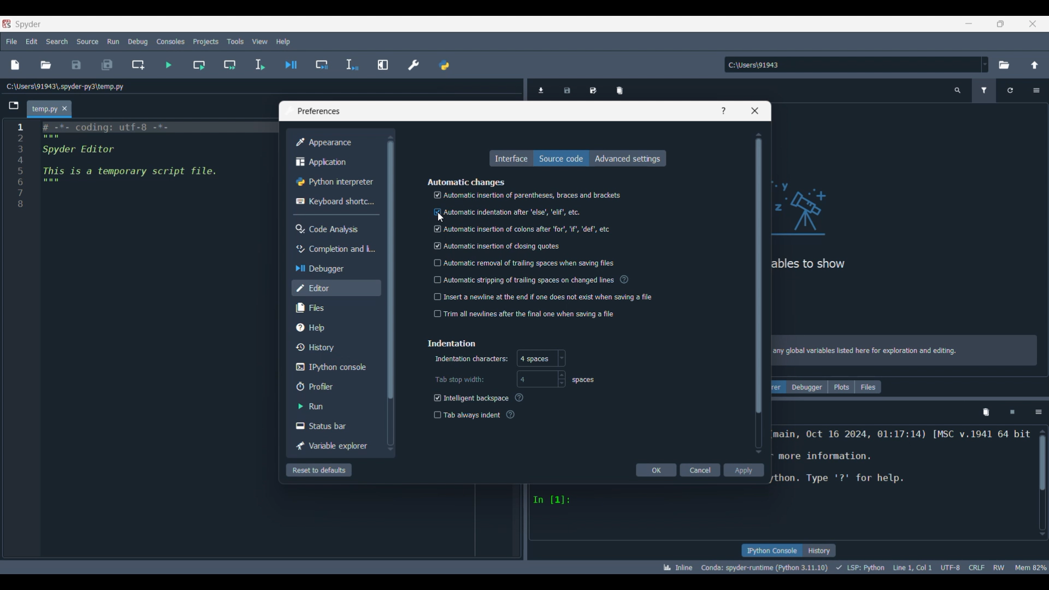 Image resolution: width=1049 pixels, height=590 pixels. Describe the element at coordinates (969, 23) in the screenshot. I see `Minimize` at that location.